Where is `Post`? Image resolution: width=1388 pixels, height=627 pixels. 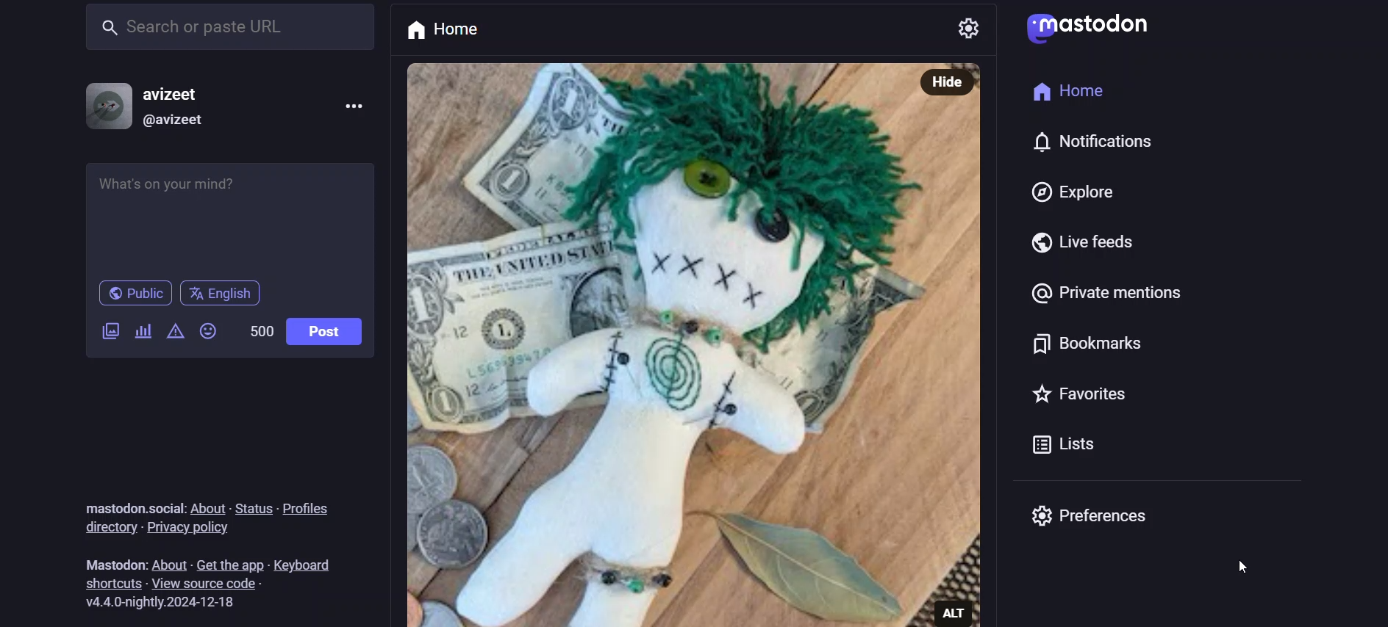
Post is located at coordinates (324, 333).